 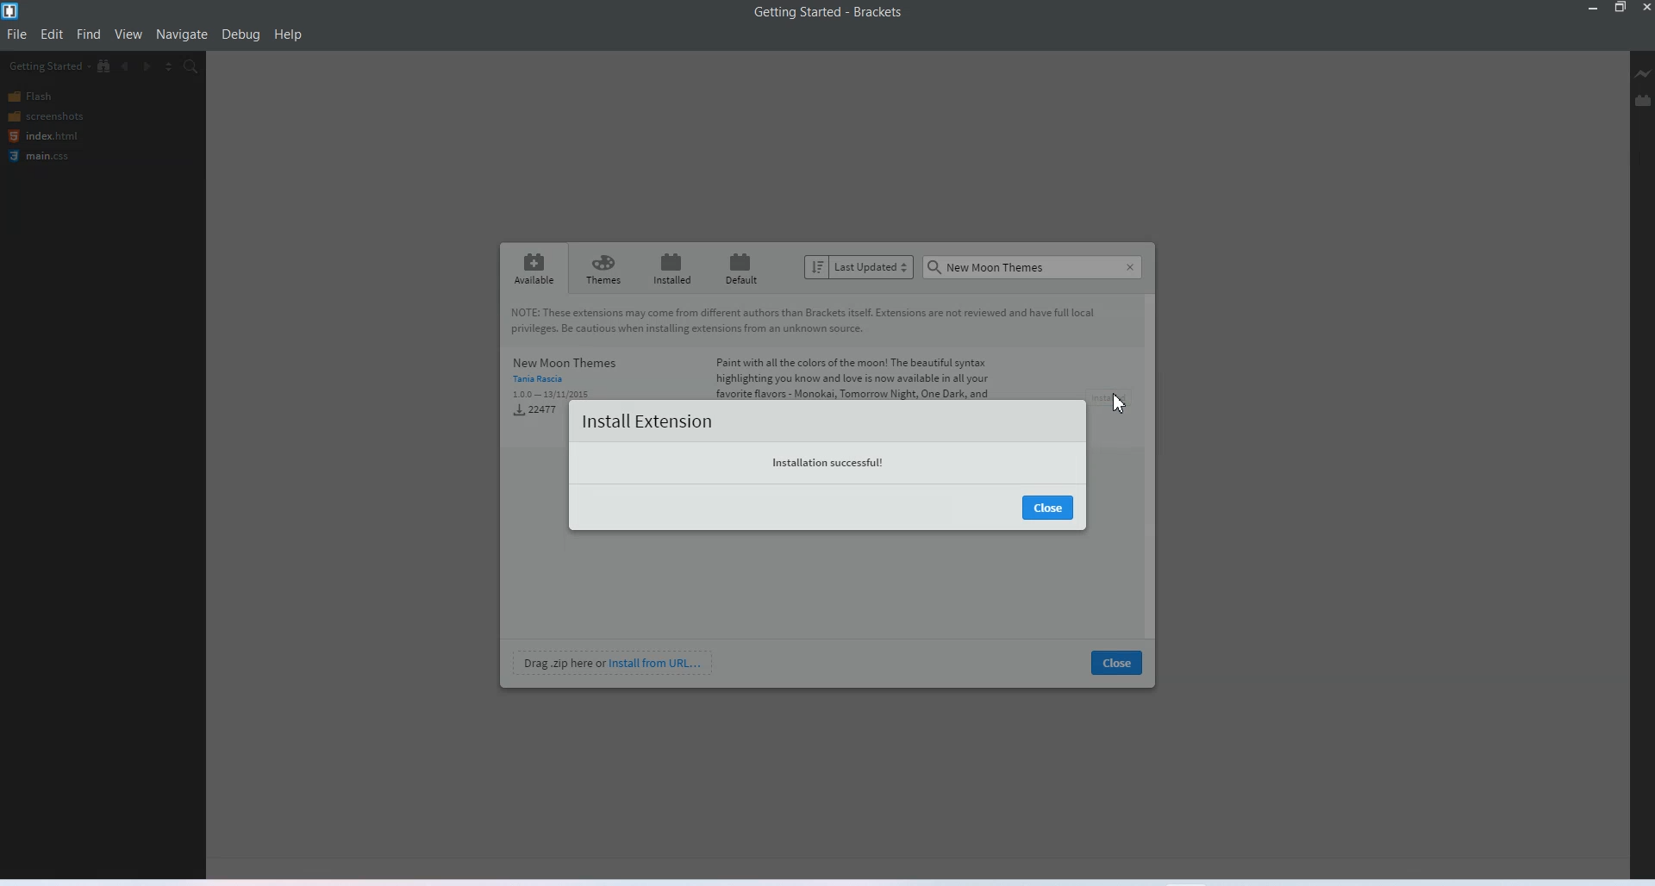 What do you see at coordinates (241, 34) in the screenshot?
I see `Debug` at bounding box center [241, 34].